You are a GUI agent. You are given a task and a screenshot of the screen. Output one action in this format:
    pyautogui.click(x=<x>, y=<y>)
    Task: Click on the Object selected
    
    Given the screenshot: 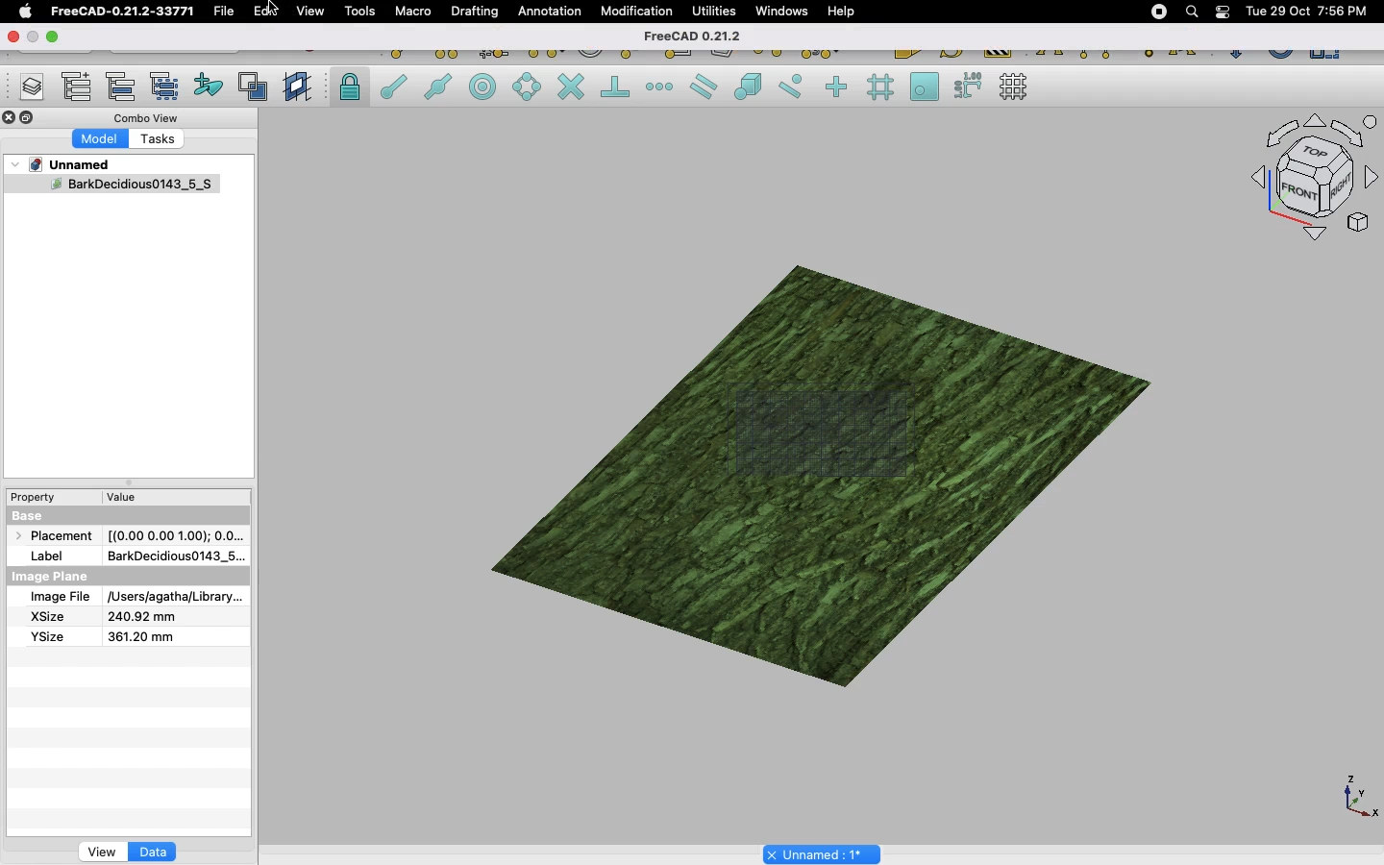 What is the action you would take?
    pyautogui.click(x=110, y=187)
    